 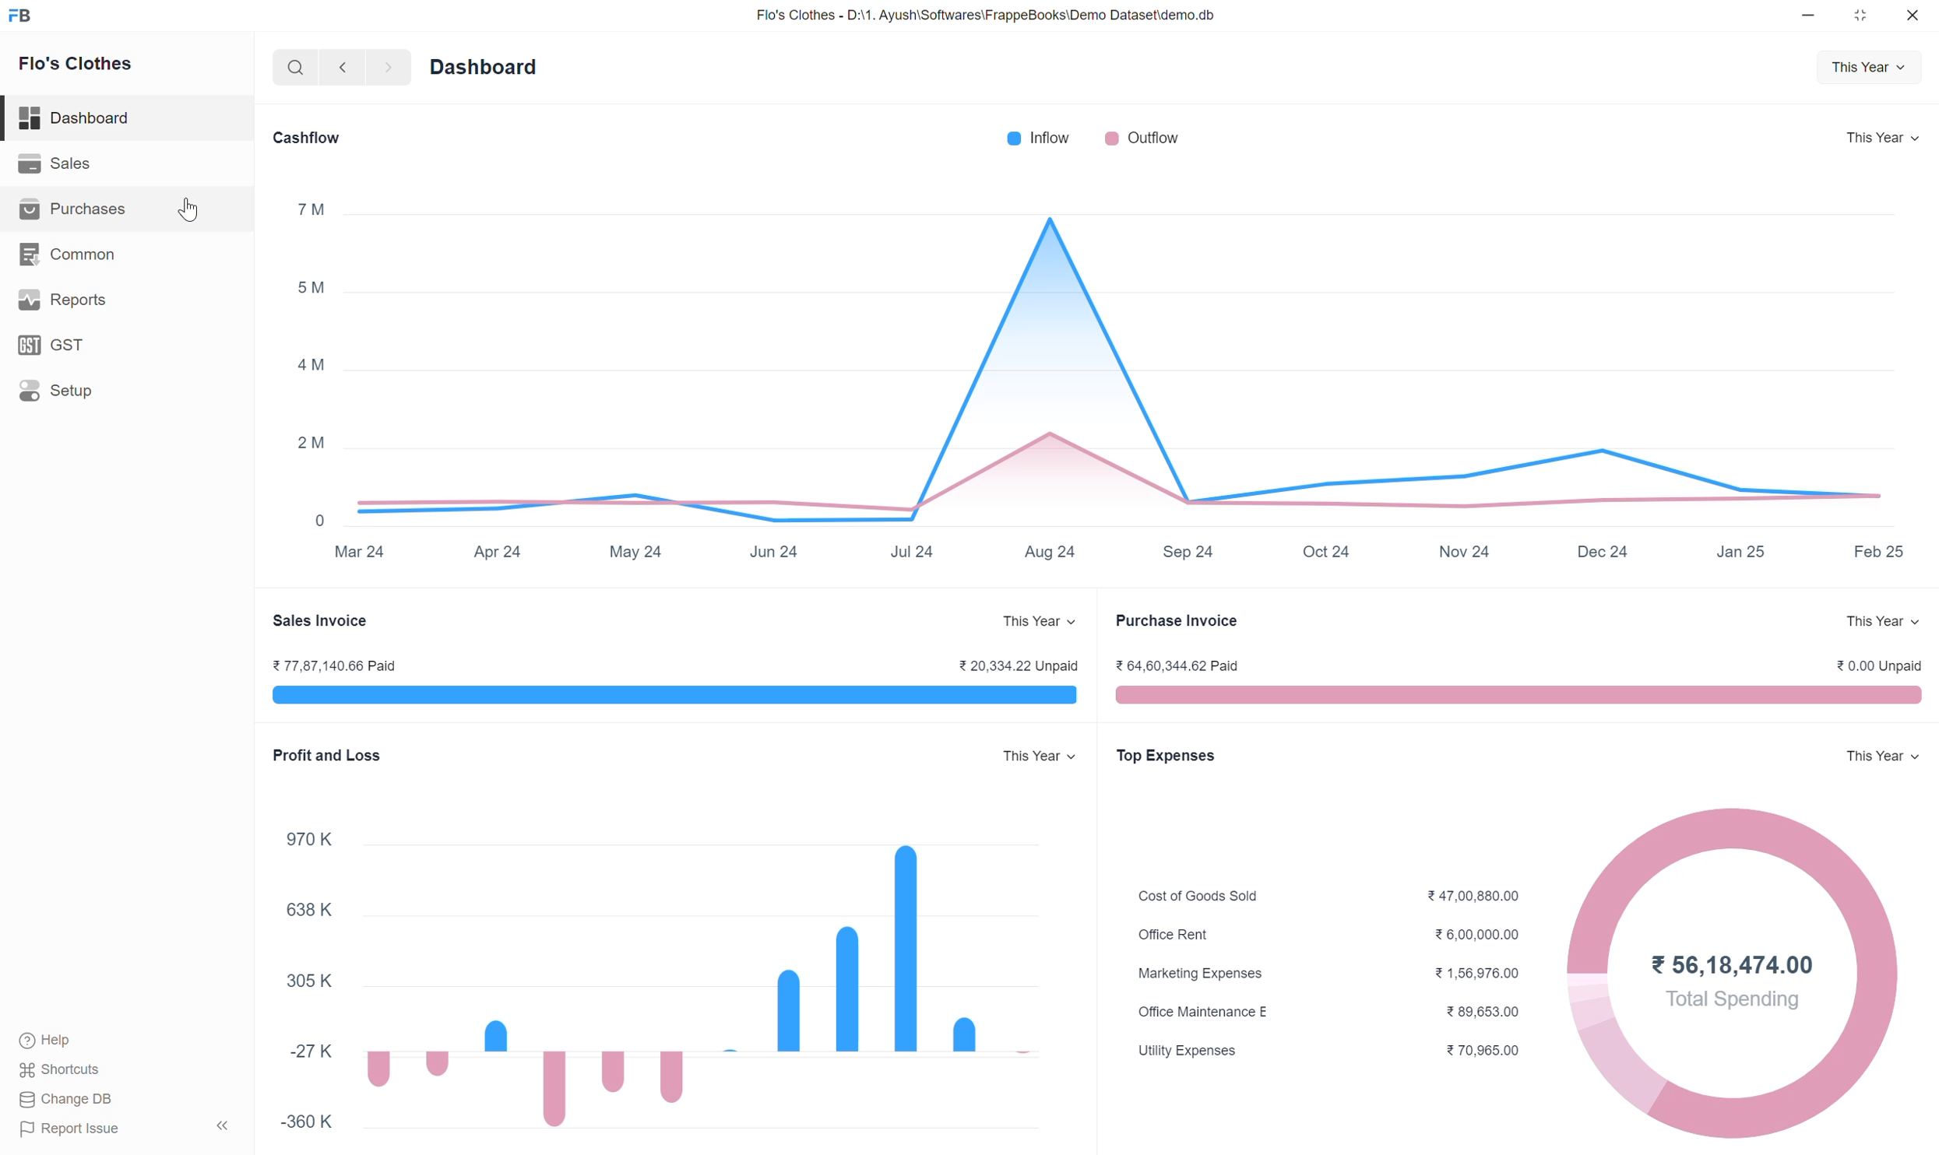 I want to click on 77,87,140.66 Paid, so click(x=333, y=666).